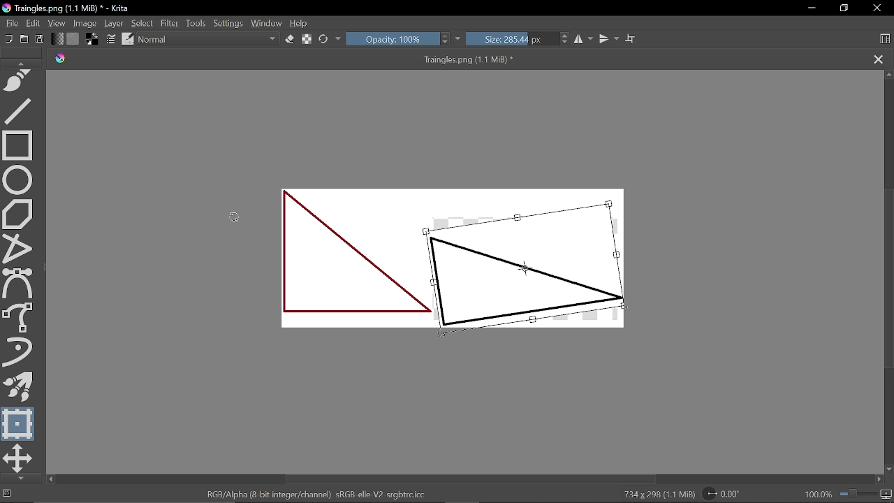 The width and height of the screenshot is (894, 503). Describe the element at coordinates (809, 8) in the screenshot. I see `Minimize` at that location.